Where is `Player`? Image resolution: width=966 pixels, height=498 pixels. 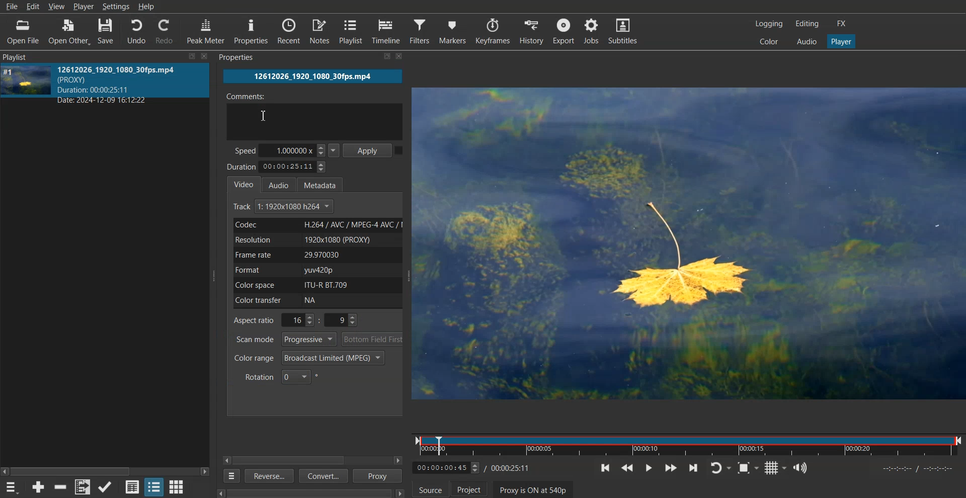 Player is located at coordinates (84, 7).